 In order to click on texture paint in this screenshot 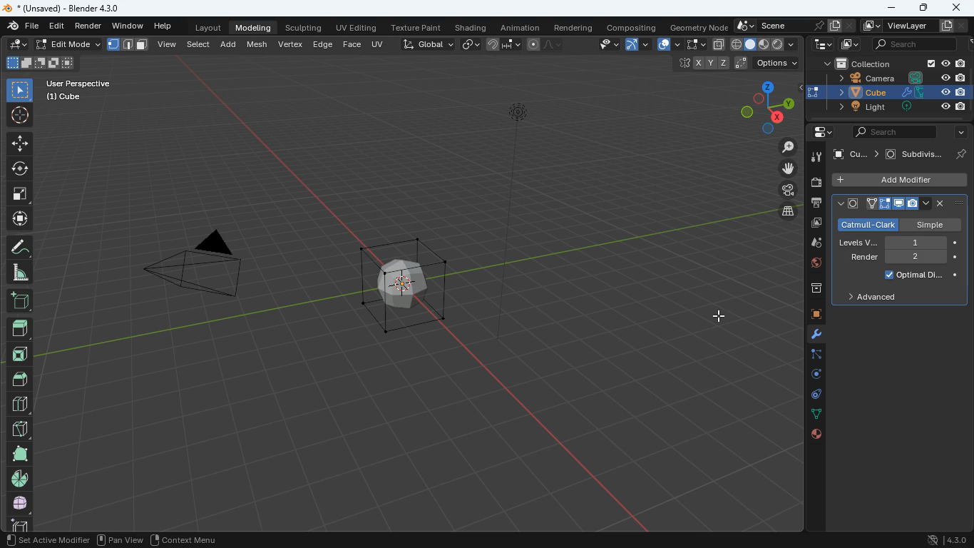, I will do `click(418, 27)`.